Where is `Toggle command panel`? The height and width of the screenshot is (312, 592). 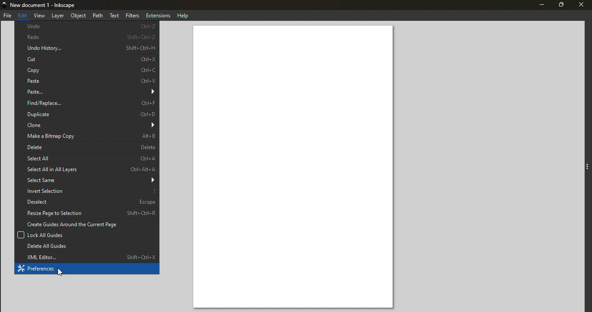 Toggle command panel is located at coordinates (587, 167).